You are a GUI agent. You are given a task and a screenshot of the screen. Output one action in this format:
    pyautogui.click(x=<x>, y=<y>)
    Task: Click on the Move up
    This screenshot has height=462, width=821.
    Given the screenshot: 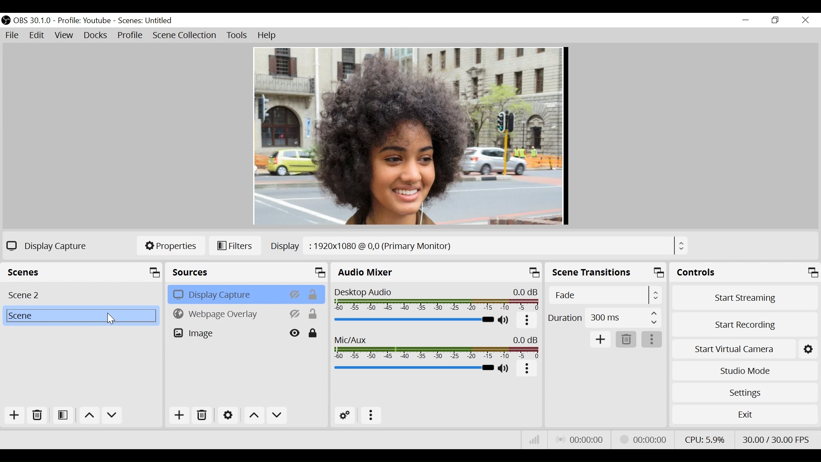 What is the action you would take?
    pyautogui.click(x=89, y=416)
    